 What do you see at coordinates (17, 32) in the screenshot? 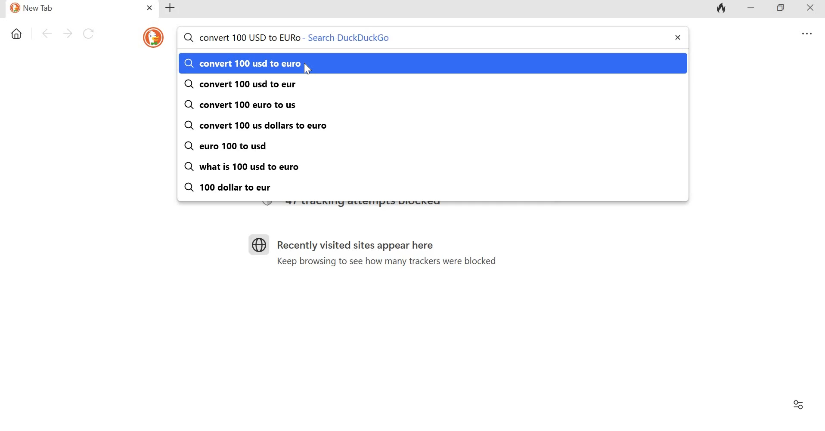
I see `Home` at bounding box center [17, 32].